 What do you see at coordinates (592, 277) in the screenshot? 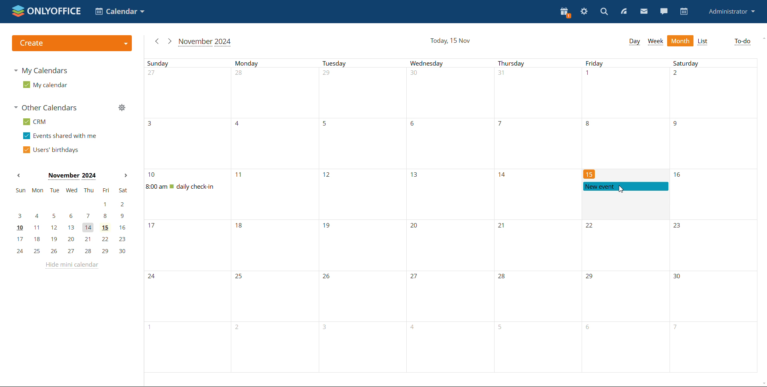
I see `Number` at bounding box center [592, 277].